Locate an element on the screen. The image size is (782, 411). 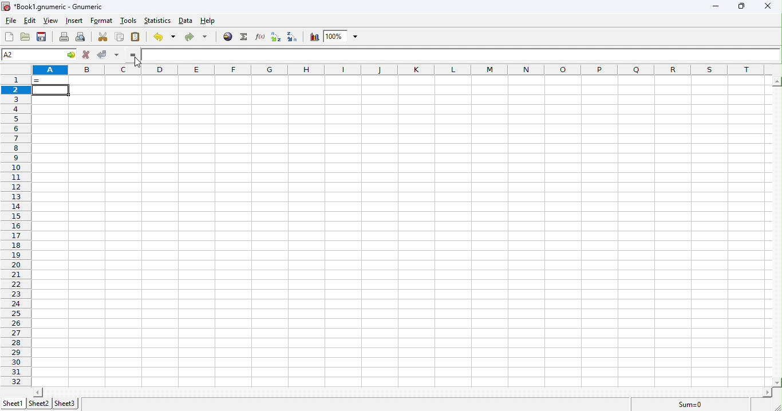
formula bar is located at coordinates (472, 55).